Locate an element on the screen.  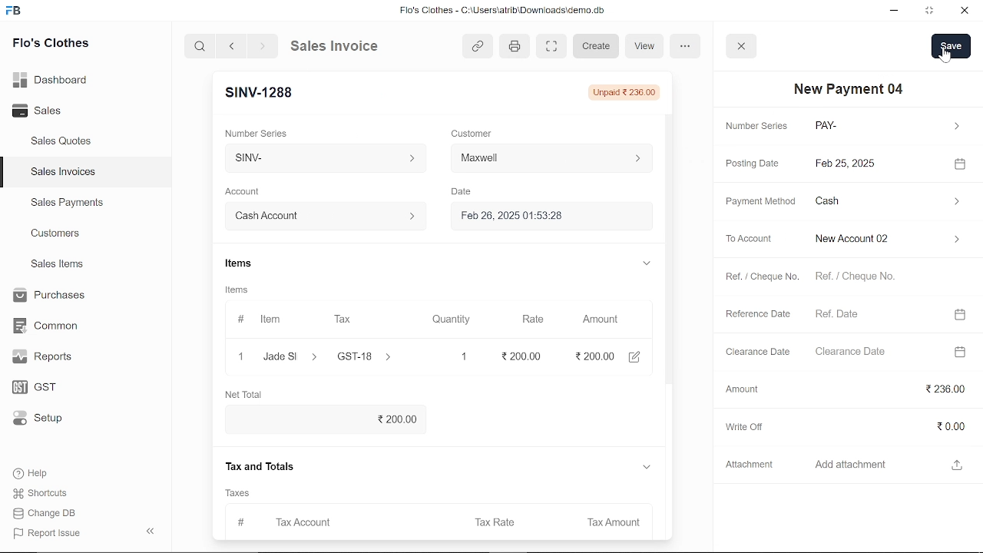
Amount is located at coordinates (743, 388).